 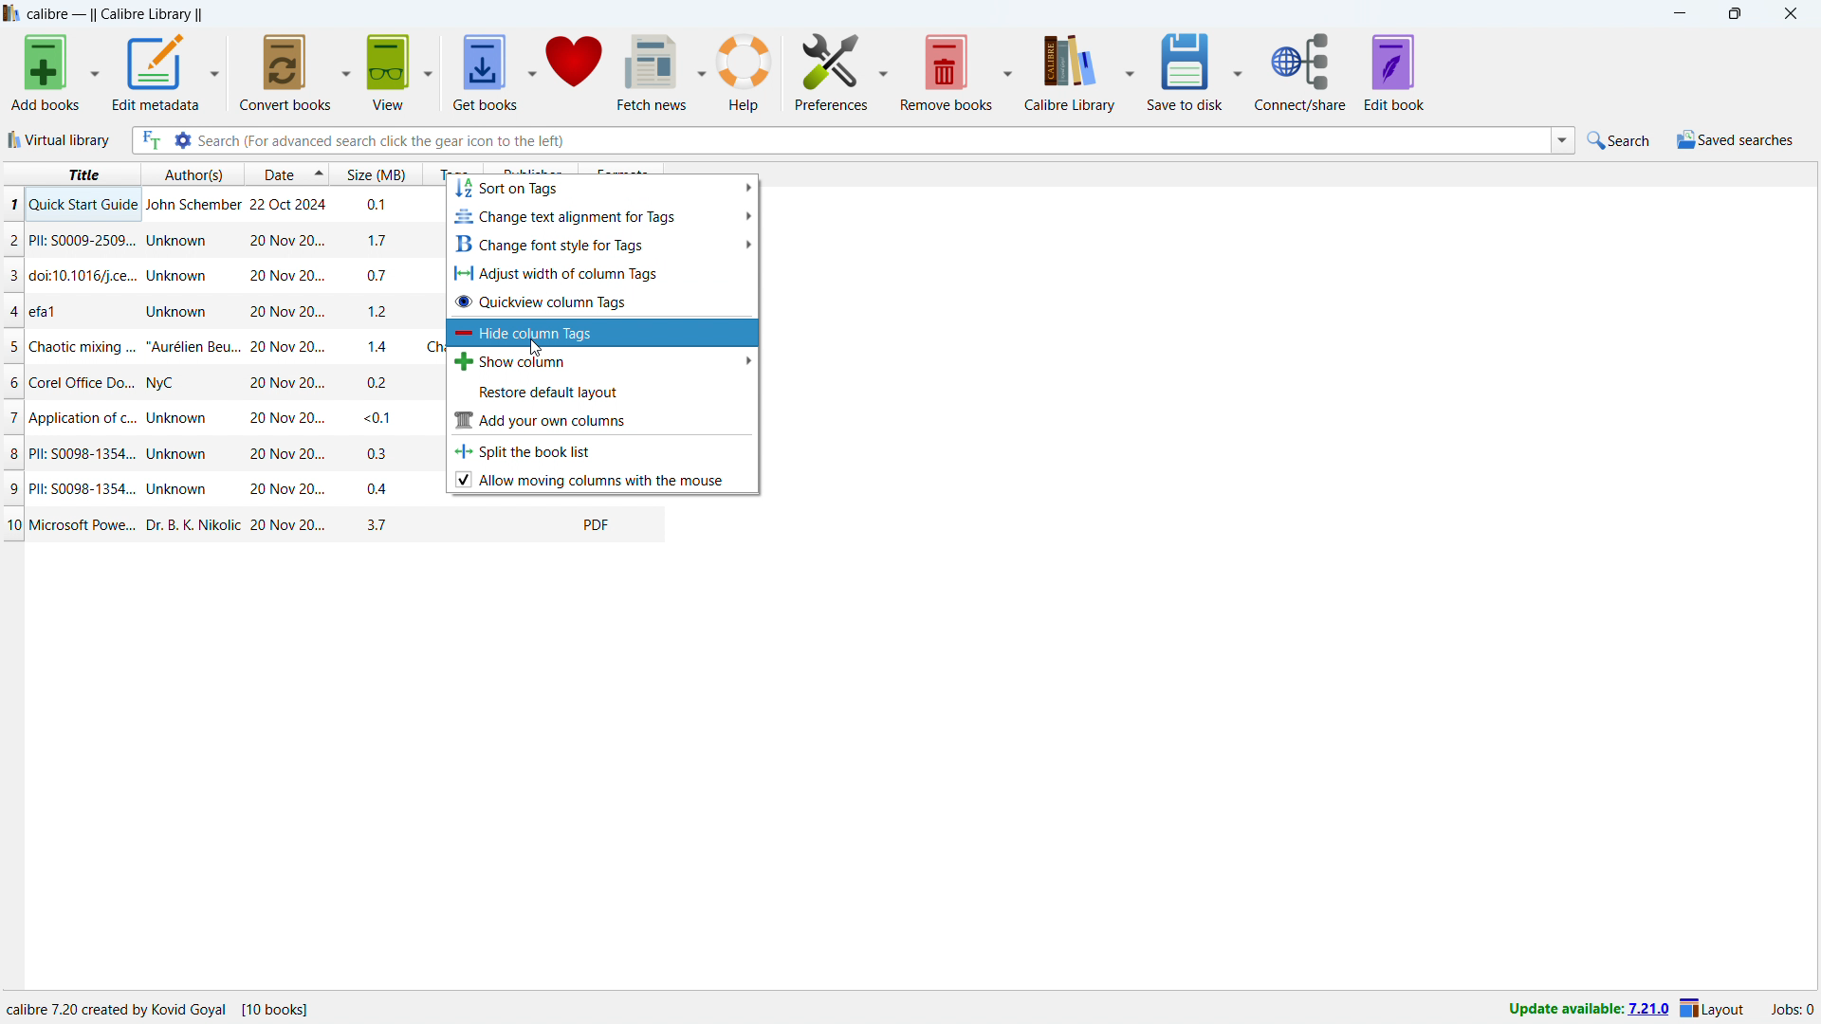 What do you see at coordinates (1792, 1007) in the screenshot?
I see `active jobs` at bounding box center [1792, 1007].